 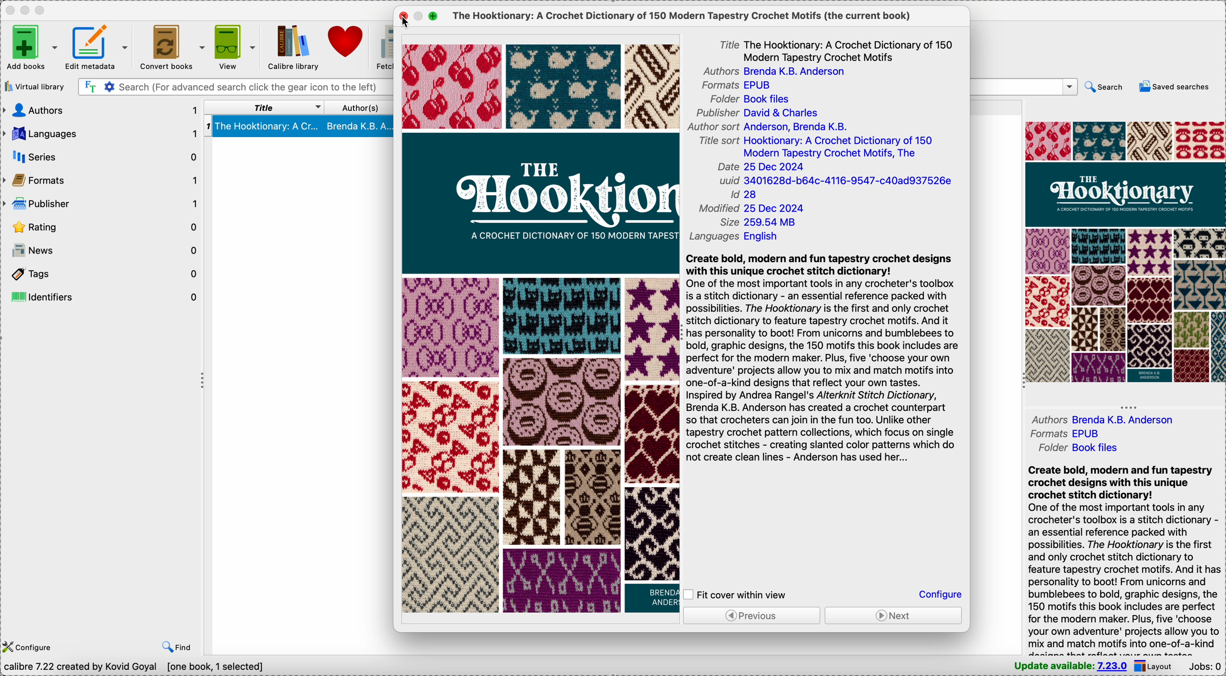 What do you see at coordinates (1081, 449) in the screenshot?
I see `folder` at bounding box center [1081, 449].